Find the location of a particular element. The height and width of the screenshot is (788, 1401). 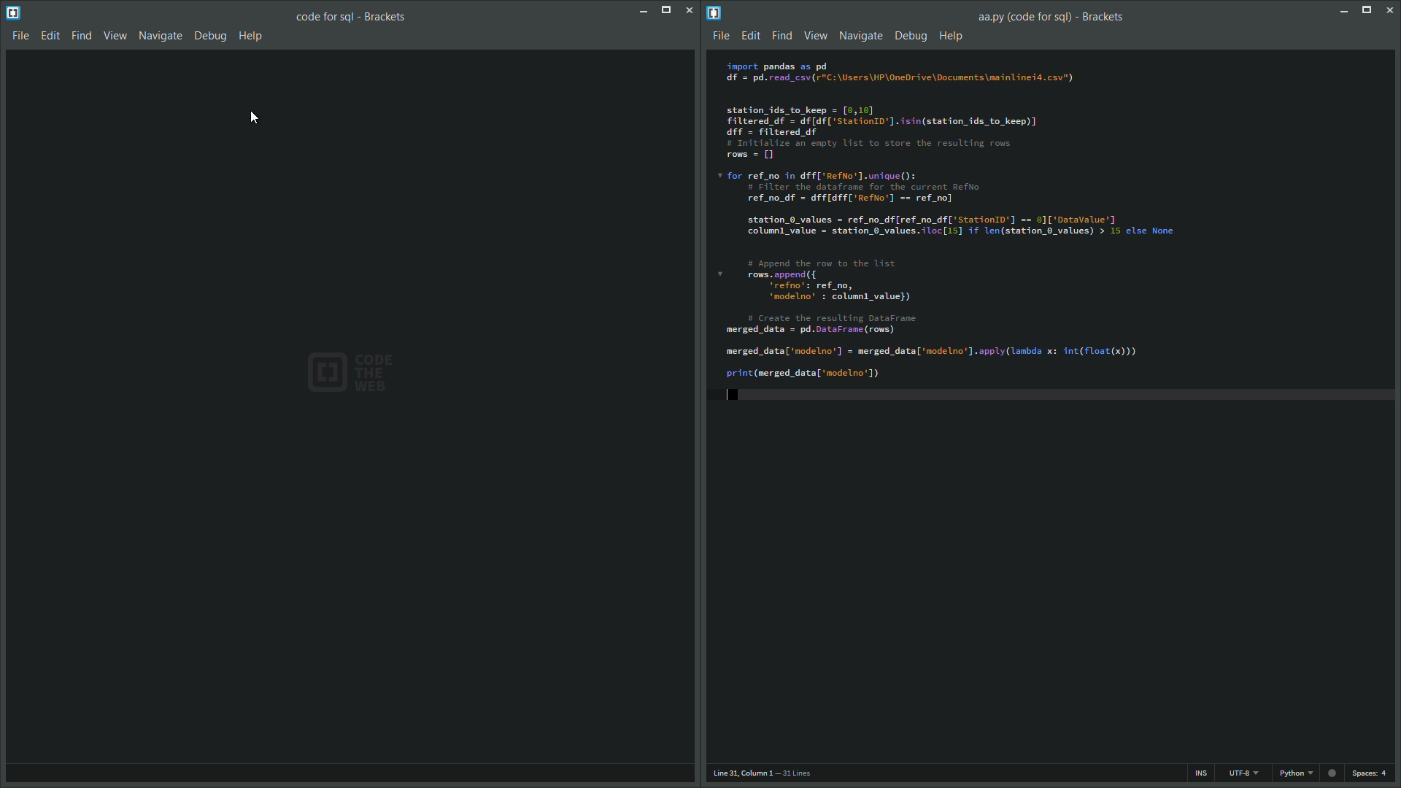

cursor on code area is located at coordinates (256, 117).